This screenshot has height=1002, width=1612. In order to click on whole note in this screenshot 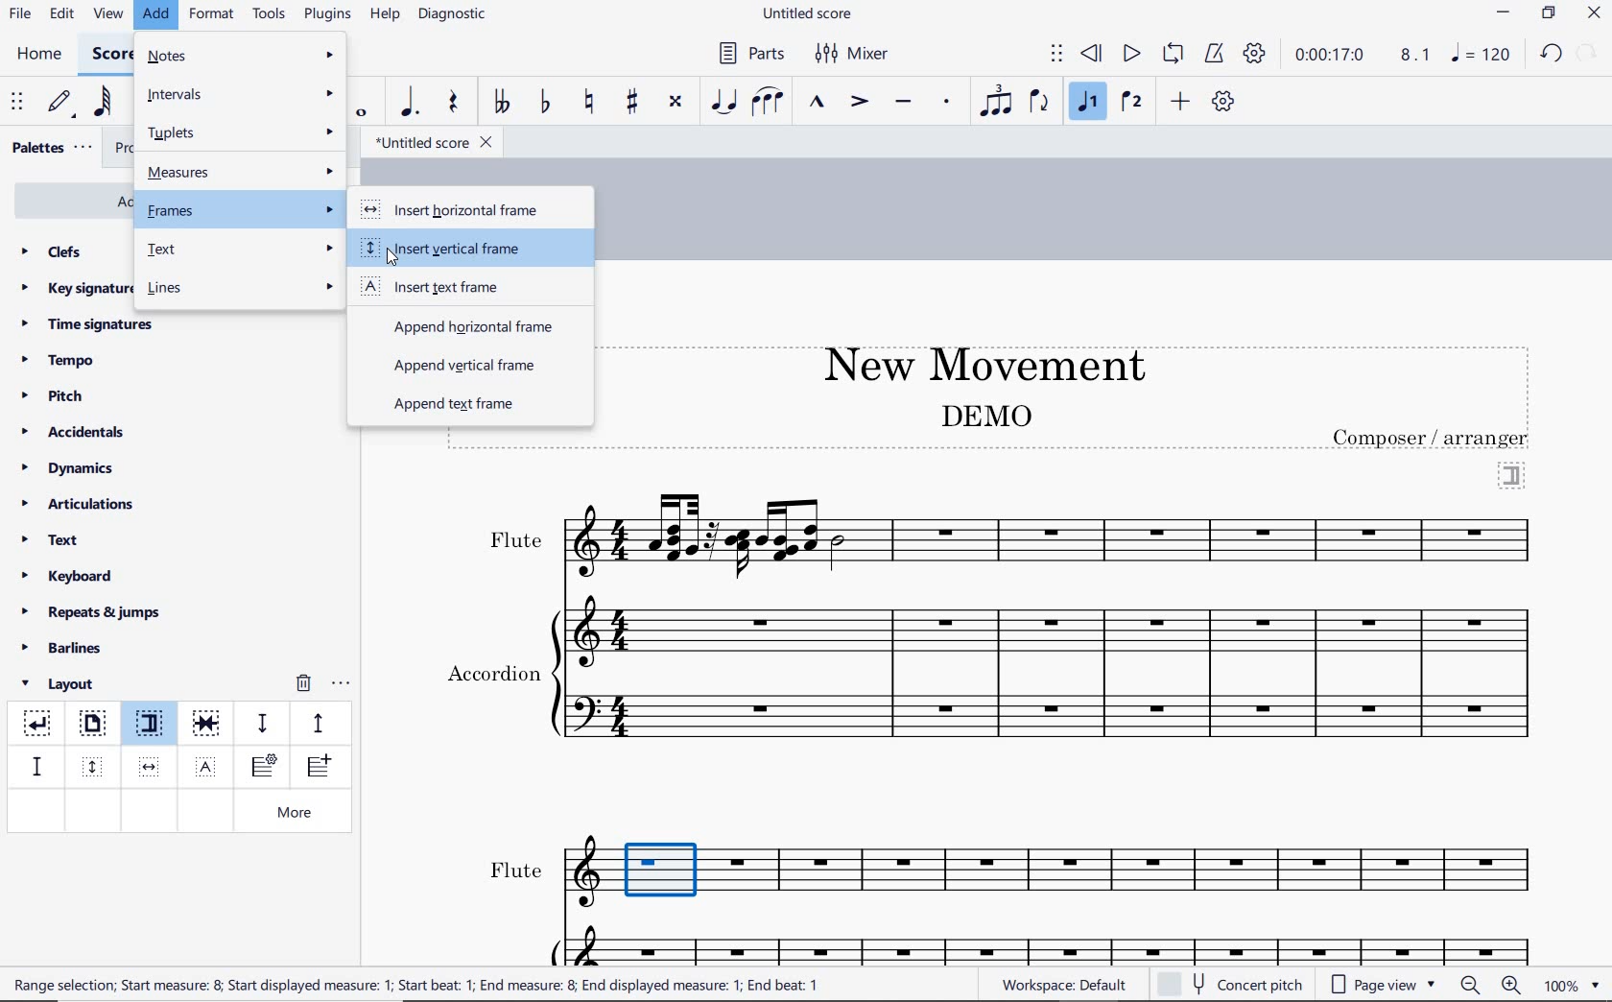, I will do `click(363, 112)`.